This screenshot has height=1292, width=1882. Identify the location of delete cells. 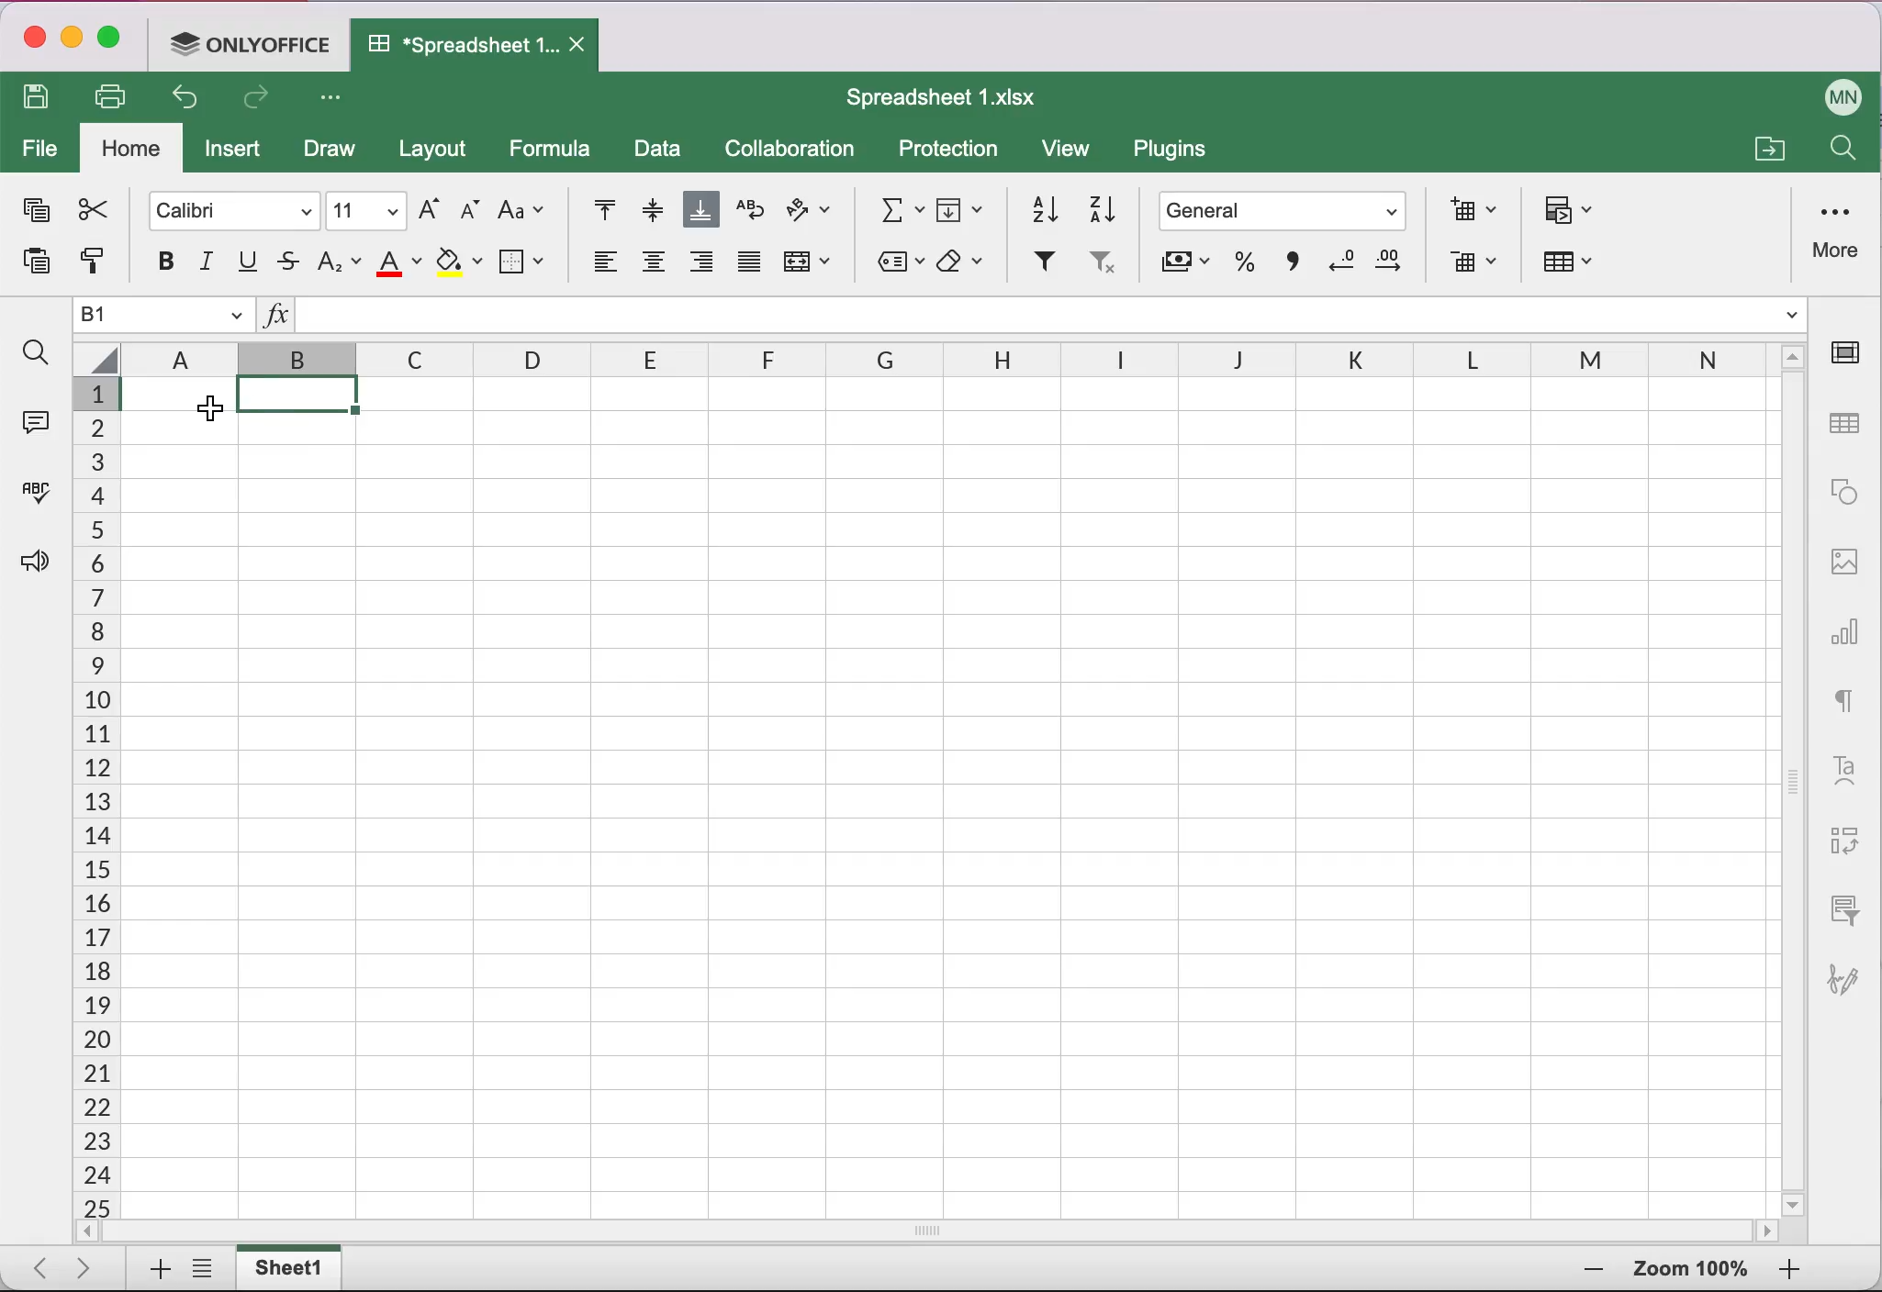
(1473, 264).